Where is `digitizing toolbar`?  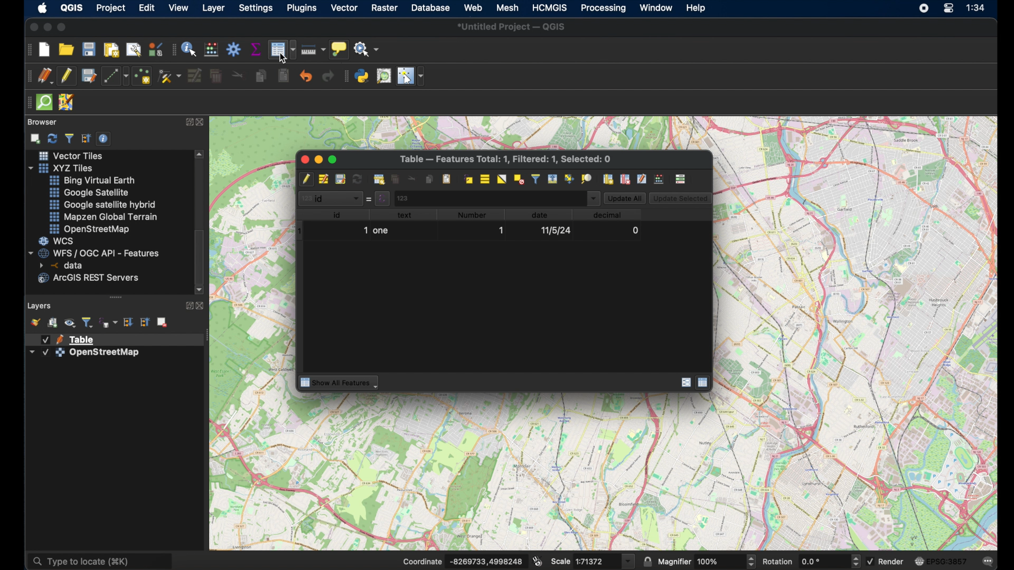 digitizing toolbar is located at coordinates (27, 77).